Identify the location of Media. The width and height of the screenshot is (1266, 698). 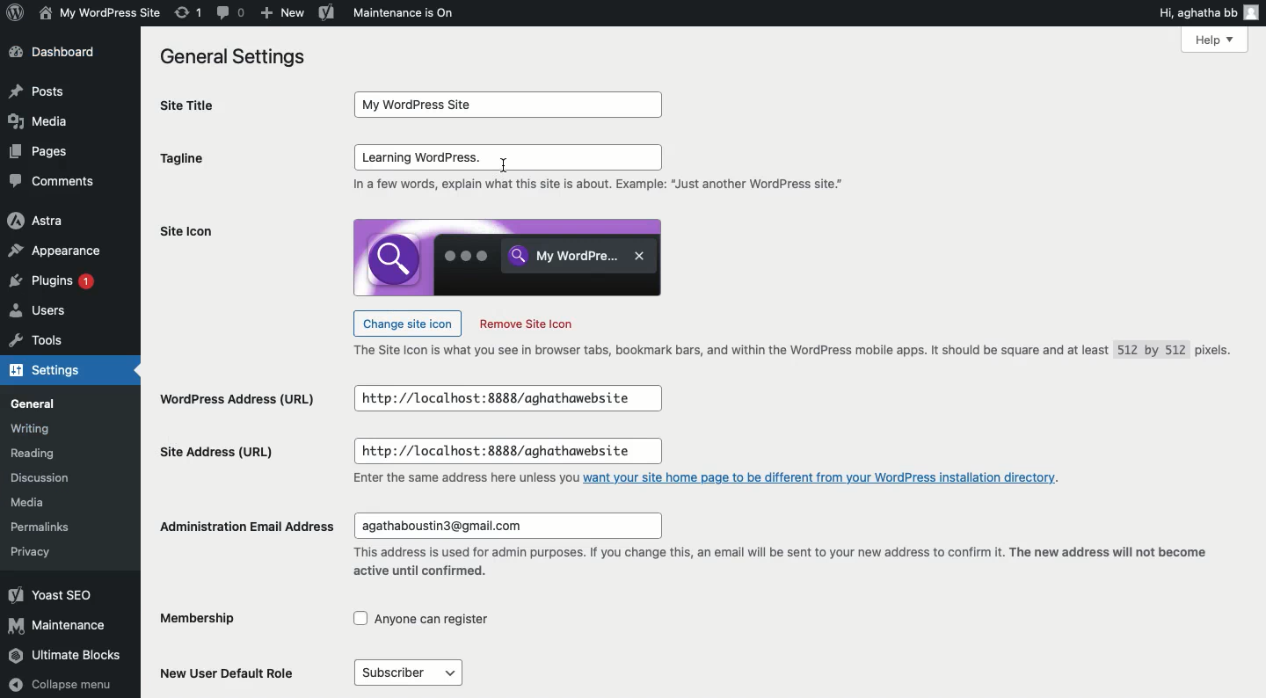
(33, 503).